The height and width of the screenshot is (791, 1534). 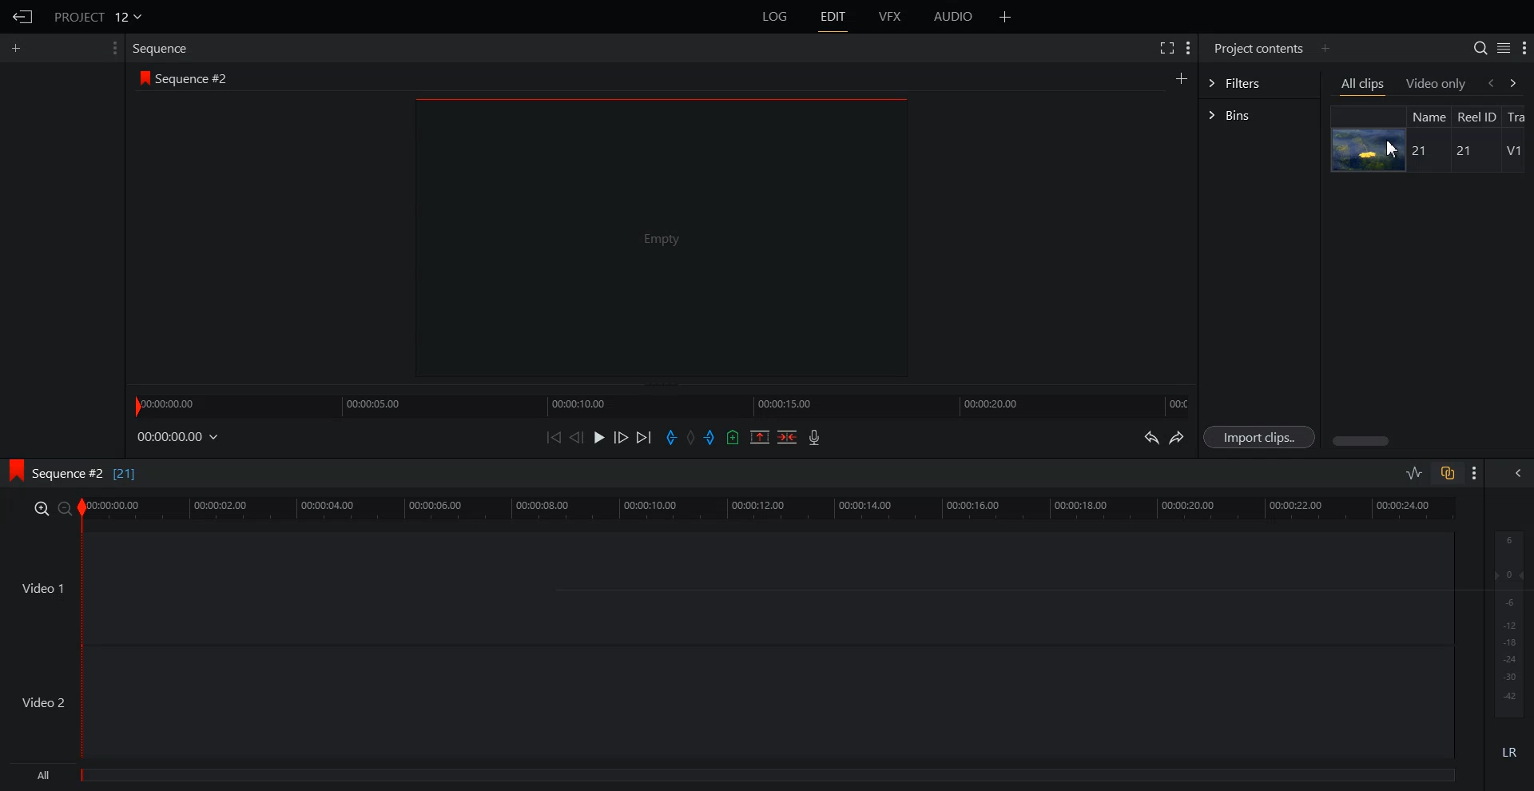 I want to click on Reel ID, so click(x=1476, y=117).